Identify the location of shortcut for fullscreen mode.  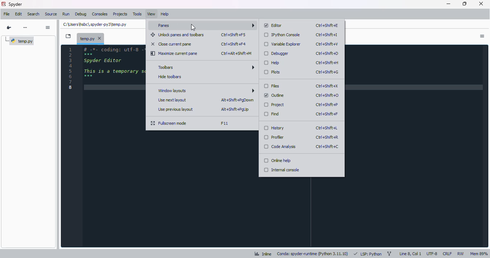
(224, 123).